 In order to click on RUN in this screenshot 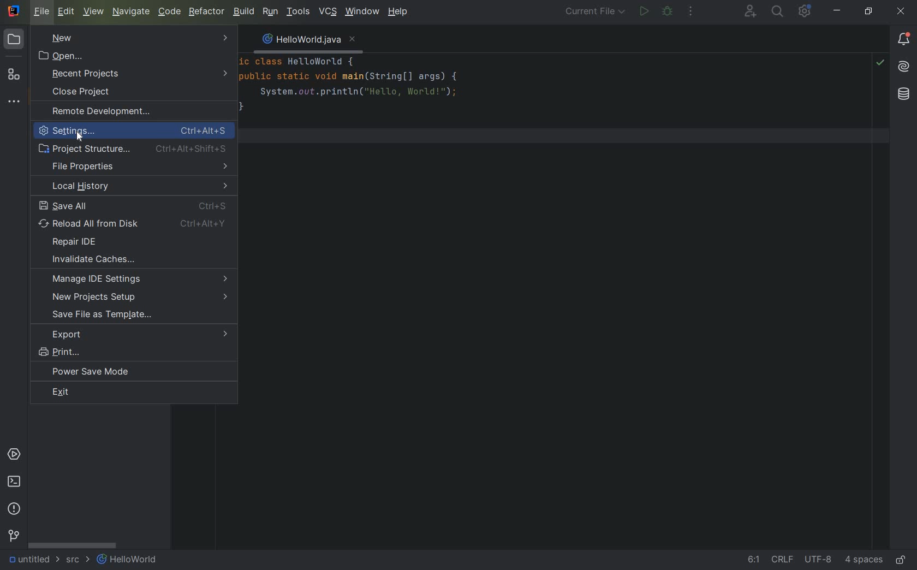, I will do `click(269, 11)`.